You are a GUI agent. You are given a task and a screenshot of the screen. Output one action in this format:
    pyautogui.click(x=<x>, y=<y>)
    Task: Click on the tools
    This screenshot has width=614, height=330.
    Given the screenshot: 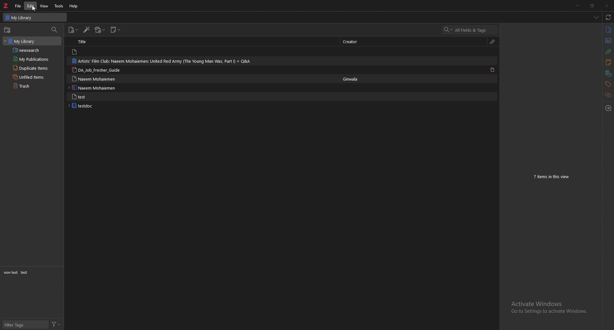 What is the action you would take?
    pyautogui.click(x=59, y=6)
    